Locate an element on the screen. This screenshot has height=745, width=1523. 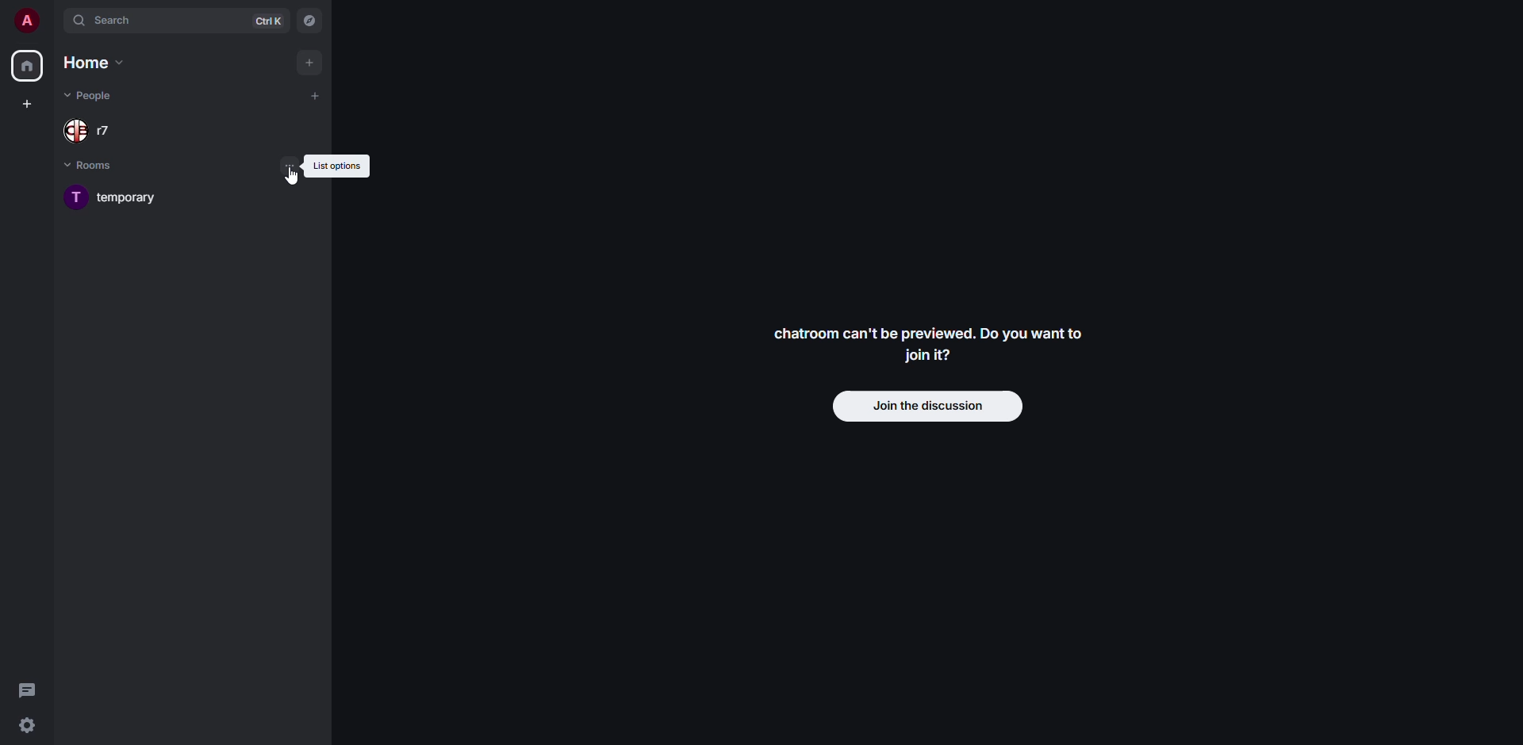
home is located at coordinates (97, 63).